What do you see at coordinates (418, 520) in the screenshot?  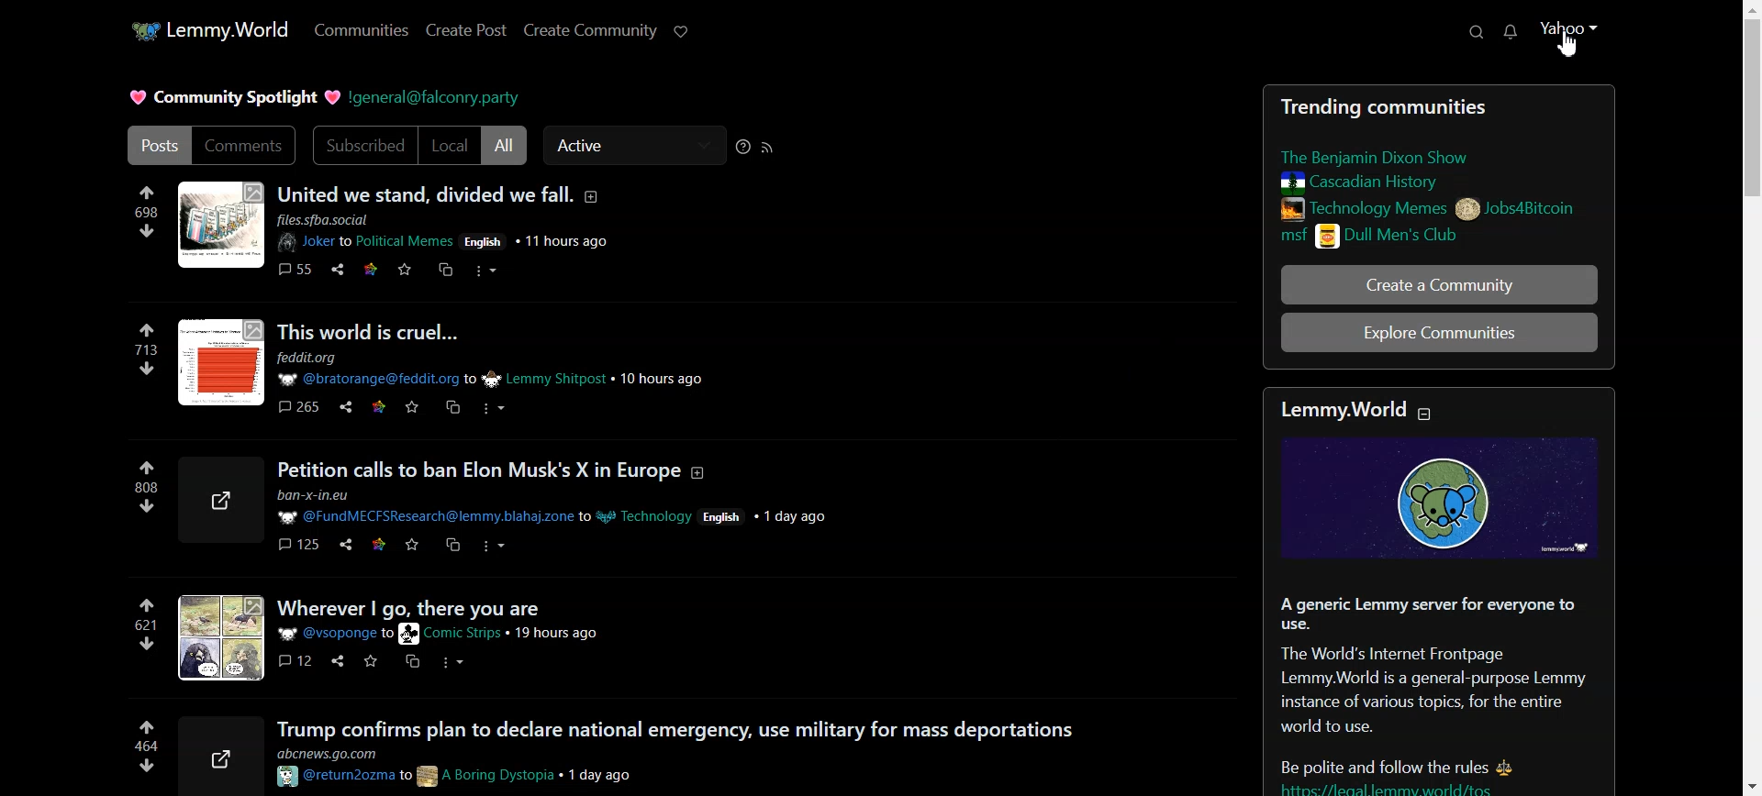 I see `username` at bounding box center [418, 520].